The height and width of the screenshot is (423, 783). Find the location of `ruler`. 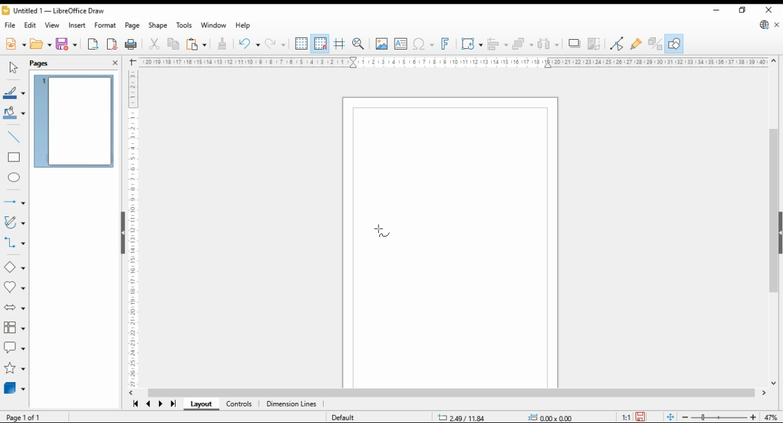

ruler is located at coordinates (452, 62).